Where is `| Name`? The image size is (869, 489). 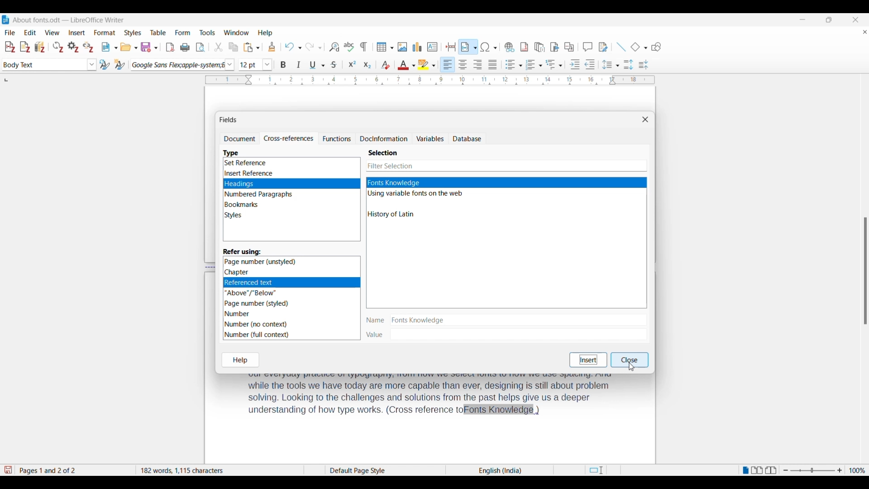 | Name is located at coordinates (374, 321).